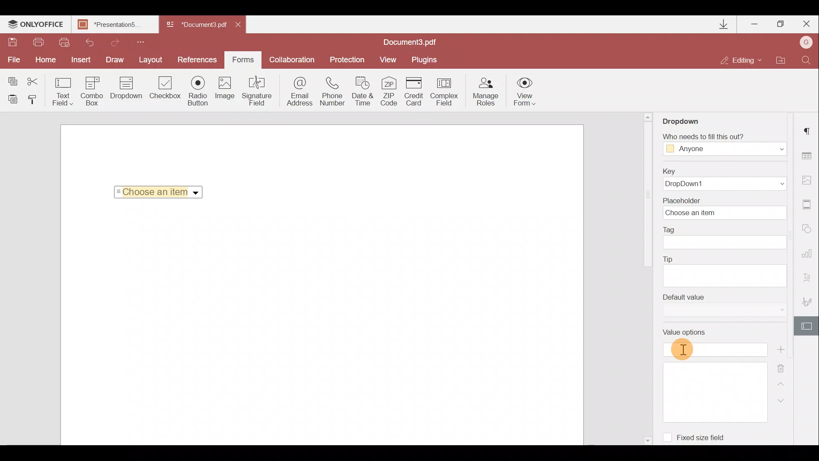 The image size is (819, 461). What do you see at coordinates (126, 89) in the screenshot?
I see `Drop down` at bounding box center [126, 89].